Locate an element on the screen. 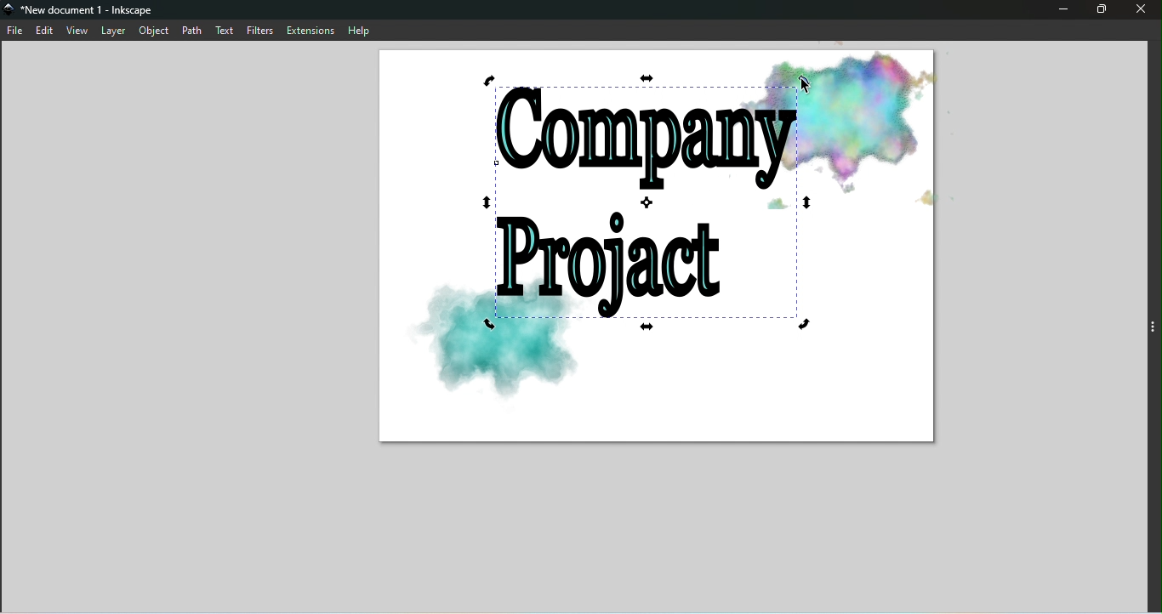  Filters is located at coordinates (263, 29).